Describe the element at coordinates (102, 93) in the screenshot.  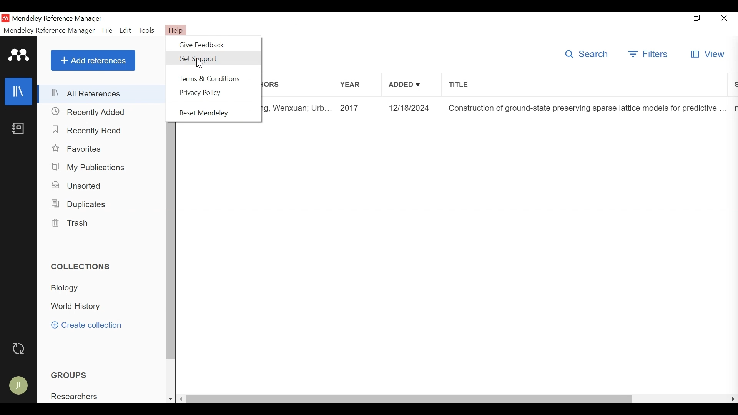
I see `All References` at that location.